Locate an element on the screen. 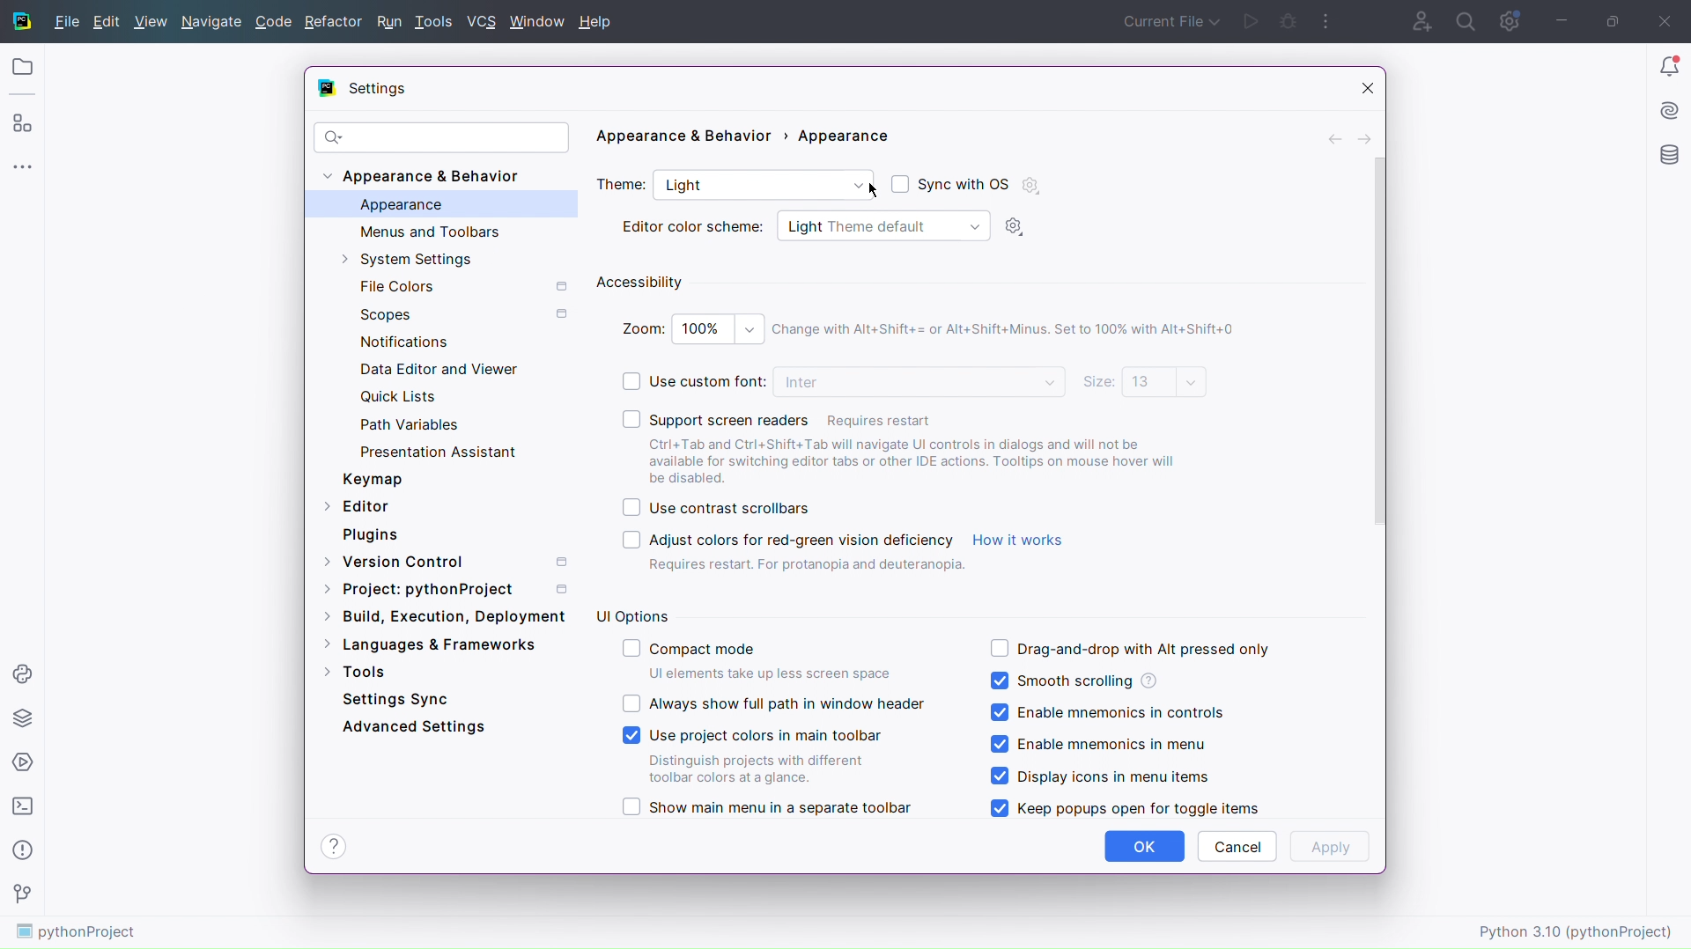 The height and width of the screenshot is (949, 1691). Appearance and Behavior - Appearance is located at coordinates (748, 140).